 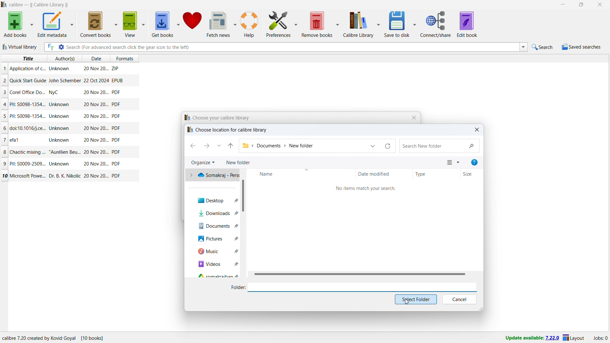 I want to click on ZIP, so click(x=116, y=67).